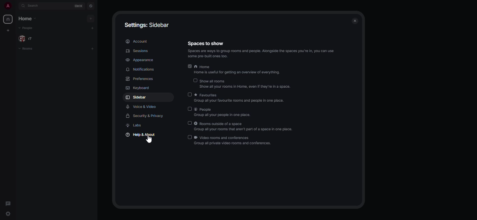 The image size is (477, 220). I want to click on cursor, so click(149, 140).